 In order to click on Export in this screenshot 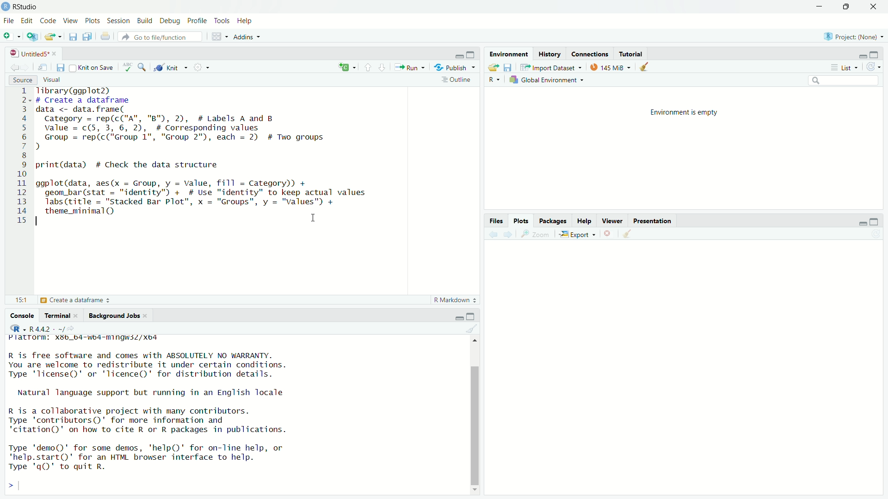, I will do `click(580, 233)`.